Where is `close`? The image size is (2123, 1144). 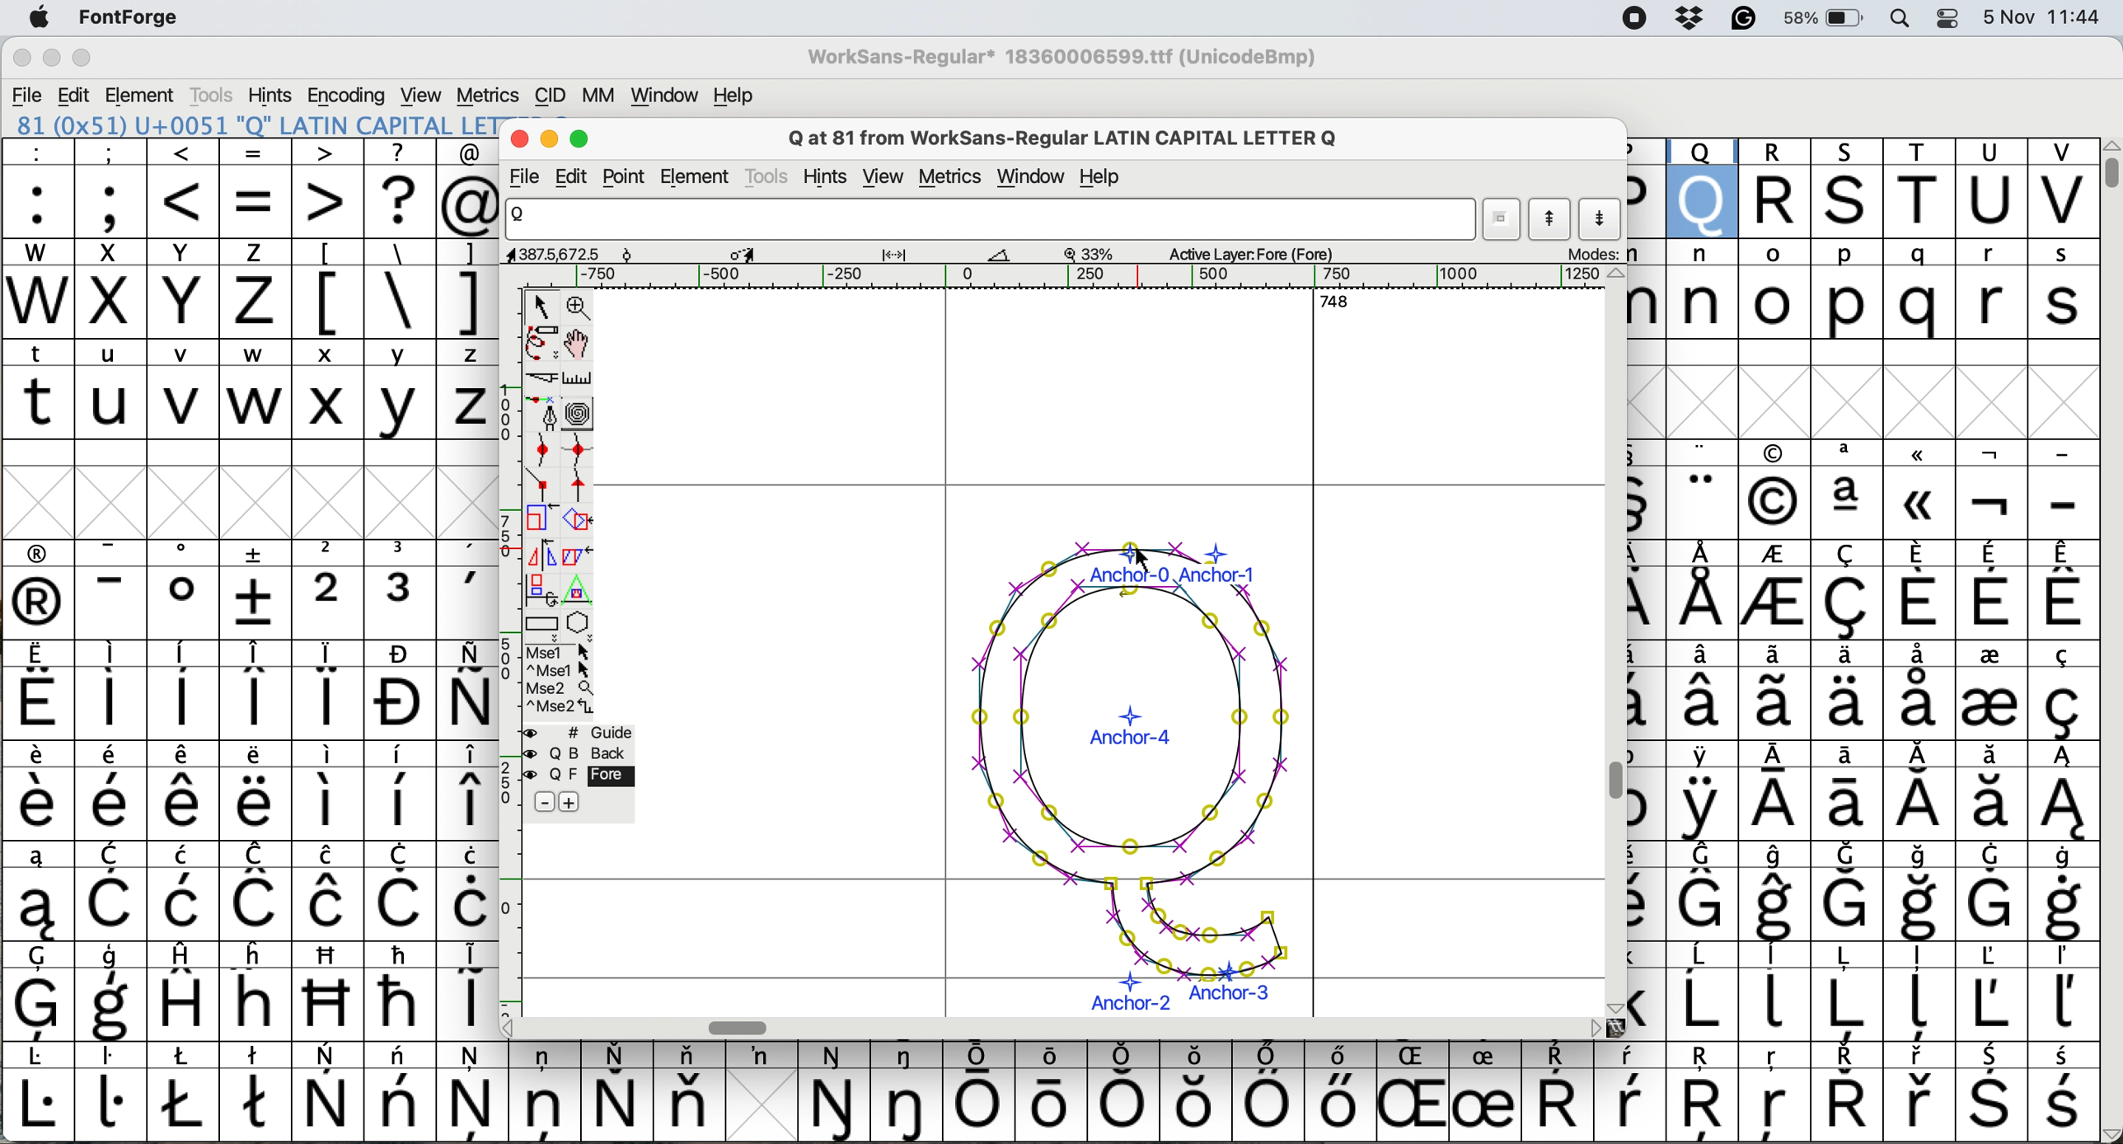
close is located at coordinates (519, 138).